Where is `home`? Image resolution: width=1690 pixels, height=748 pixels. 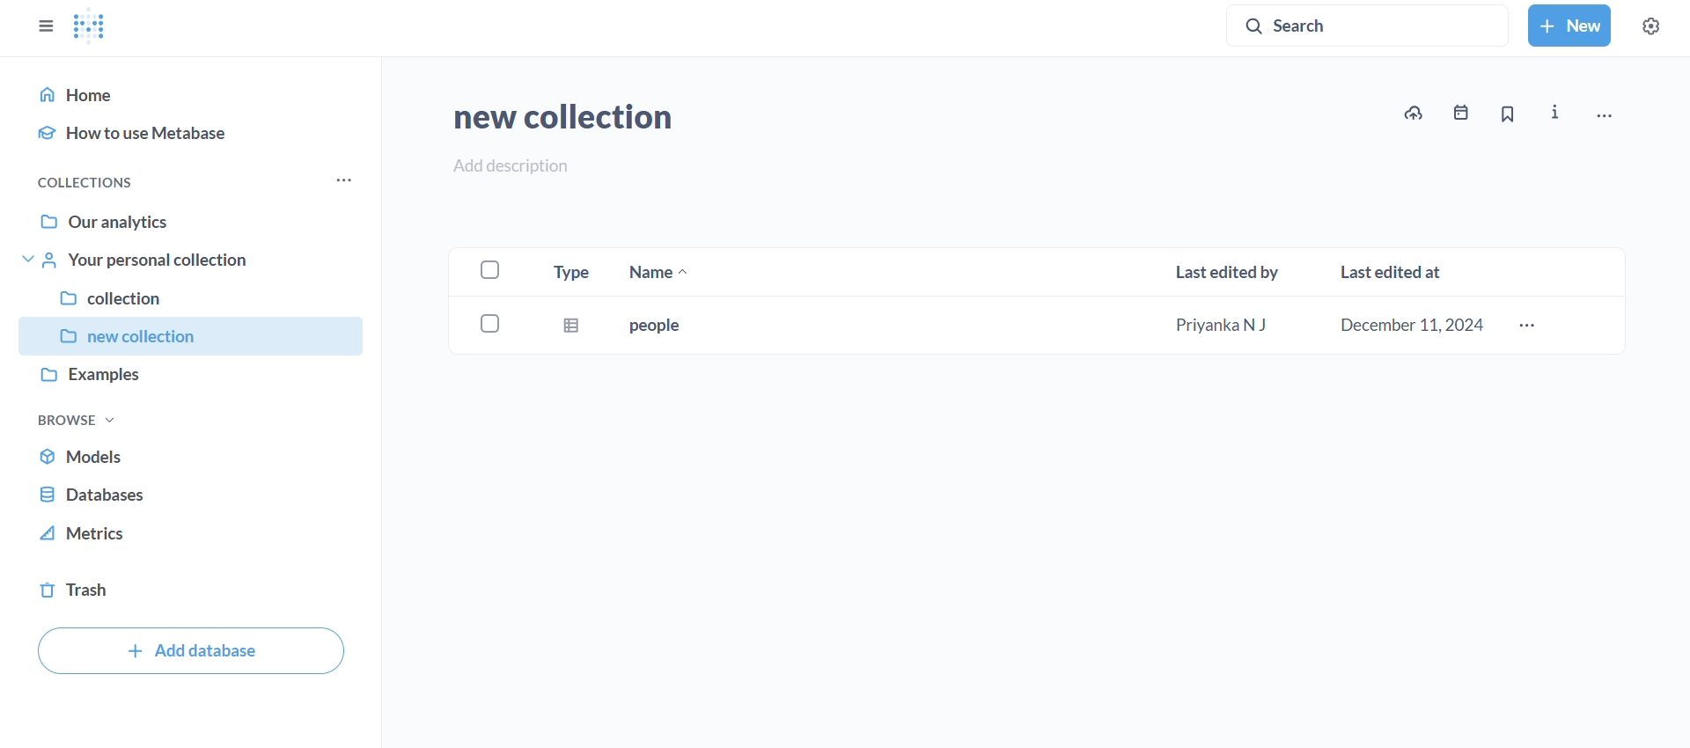
home is located at coordinates (197, 93).